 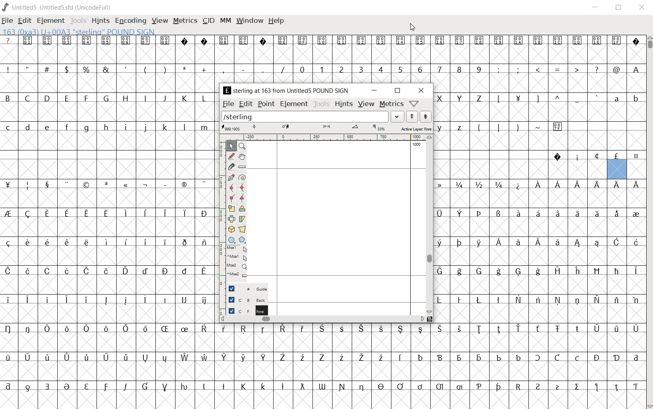 What do you see at coordinates (597, 299) in the screenshot?
I see `Symbol` at bounding box center [597, 299].